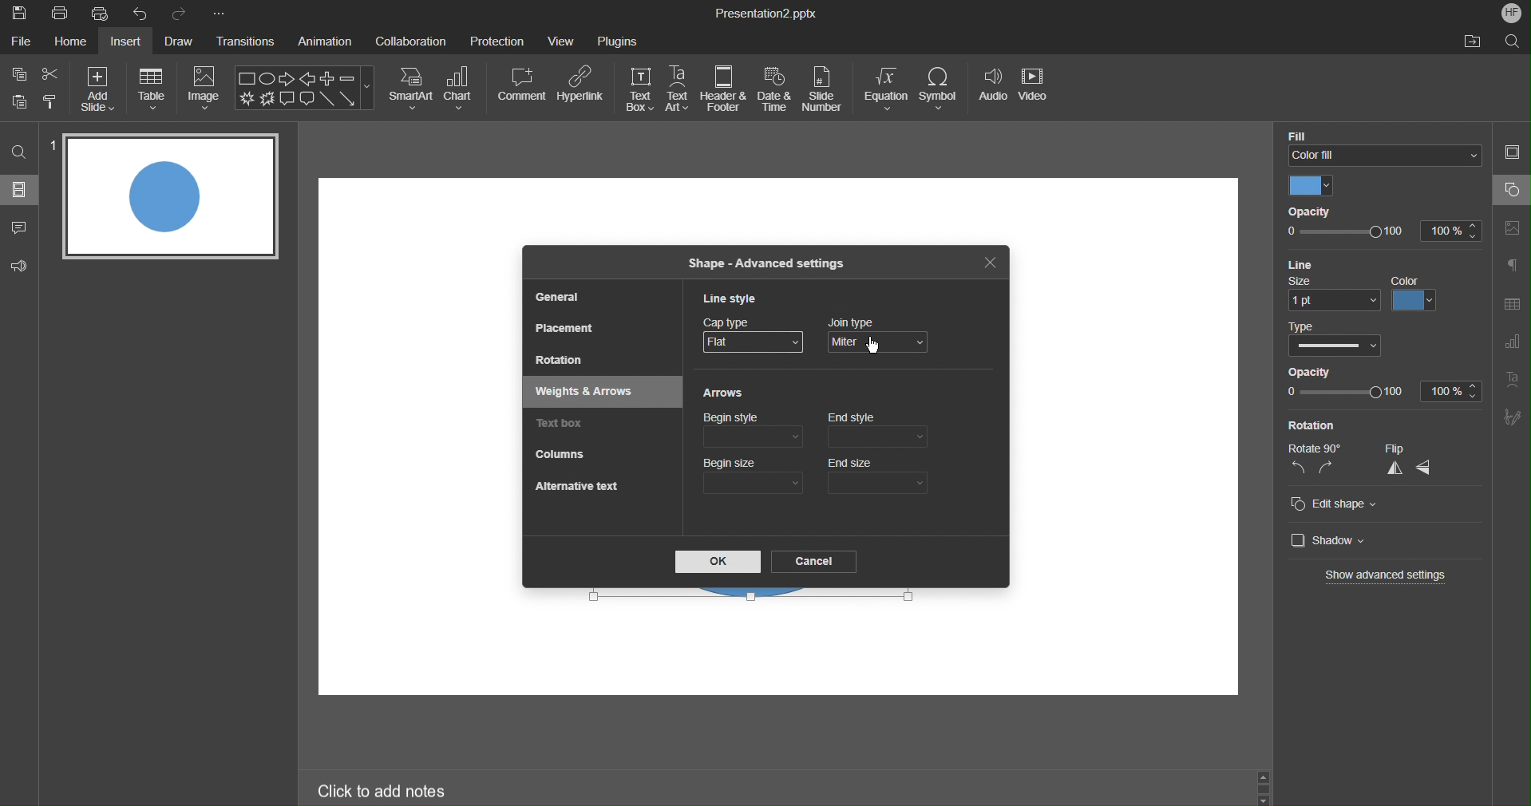 Image resolution: width=1531 pixels, height=806 pixels. I want to click on Line Style, so click(735, 300).